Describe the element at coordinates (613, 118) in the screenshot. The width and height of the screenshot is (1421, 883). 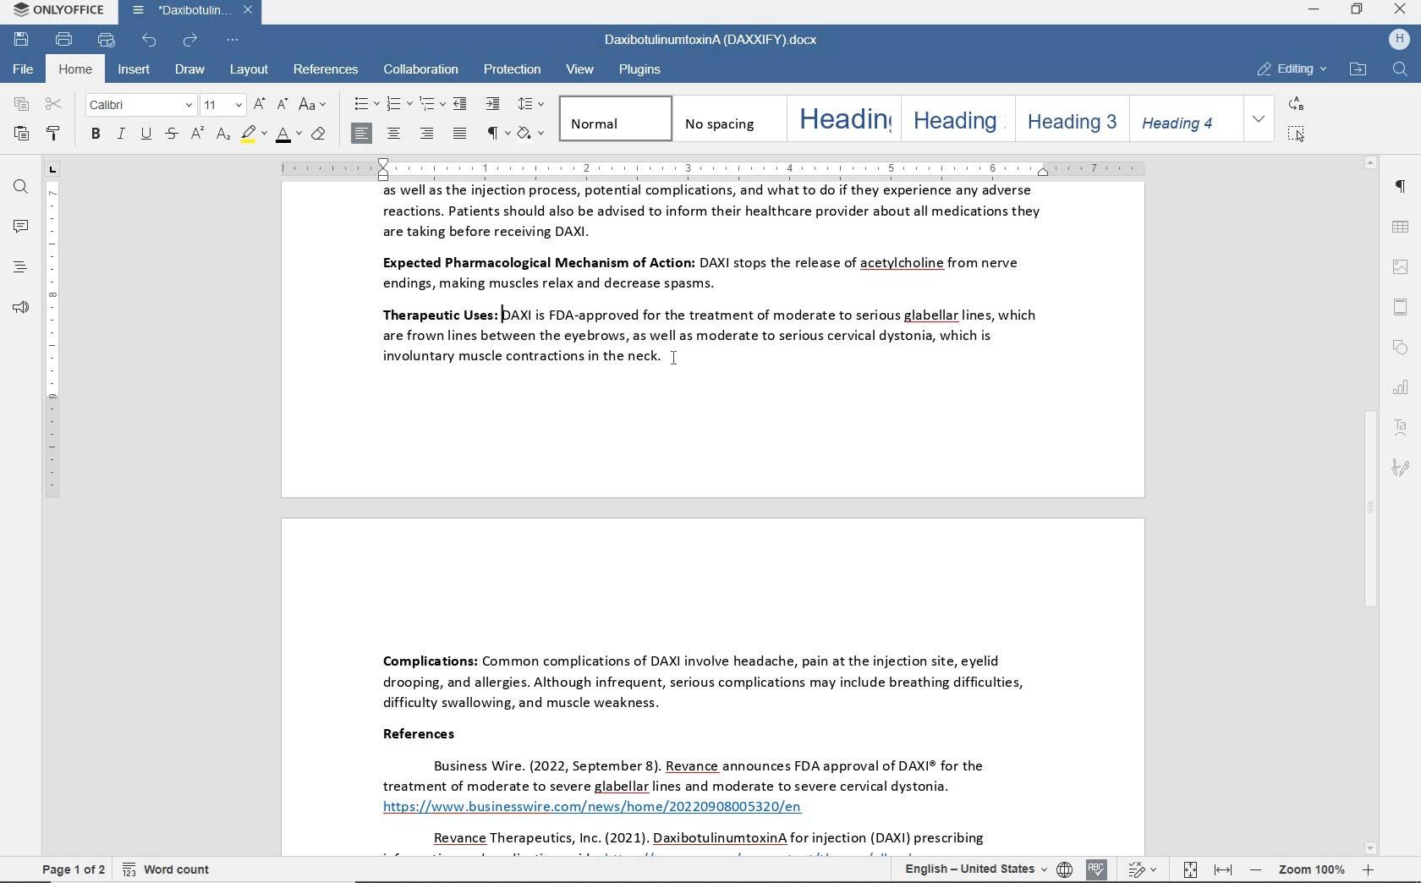
I see `normal` at that location.